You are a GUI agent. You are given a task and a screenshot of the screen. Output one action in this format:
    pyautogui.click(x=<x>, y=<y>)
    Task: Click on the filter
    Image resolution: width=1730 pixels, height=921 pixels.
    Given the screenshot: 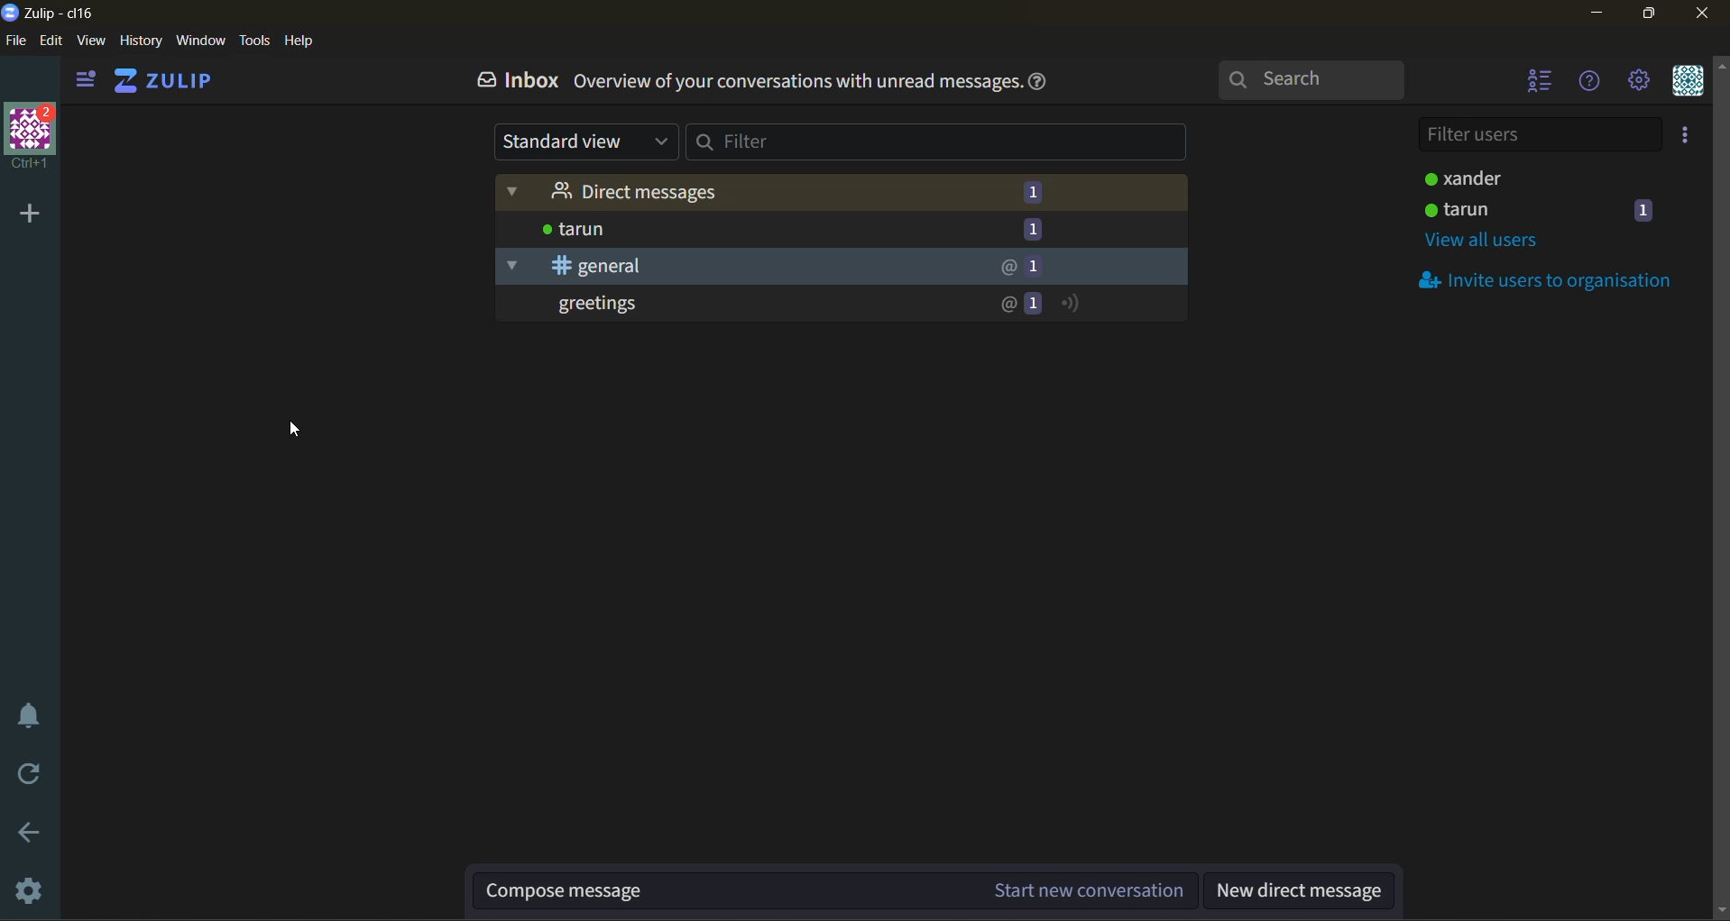 What is the action you would take?
    pyautogui.click(x=940, y=145)
    